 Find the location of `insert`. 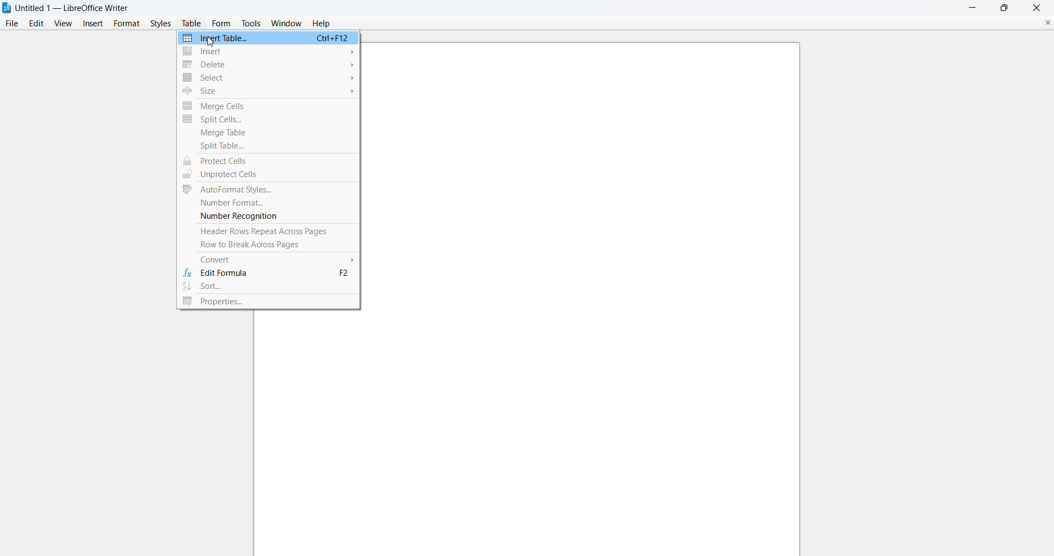

insert is located at coordinates (269, 52).